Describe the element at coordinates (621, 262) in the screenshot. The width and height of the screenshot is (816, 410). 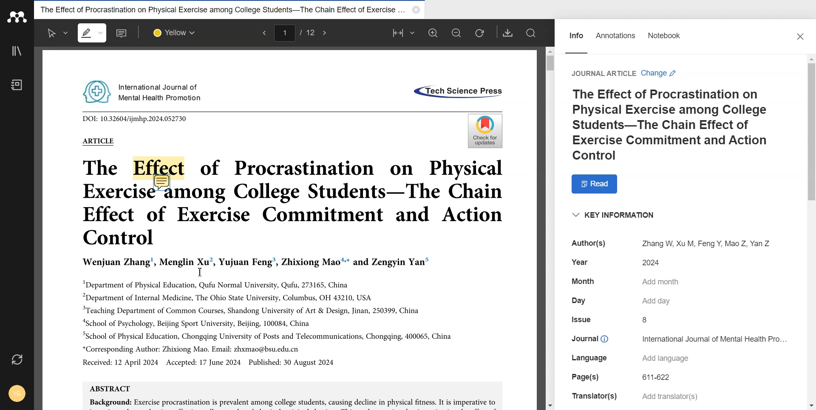
I see `Year 2024` at that location.